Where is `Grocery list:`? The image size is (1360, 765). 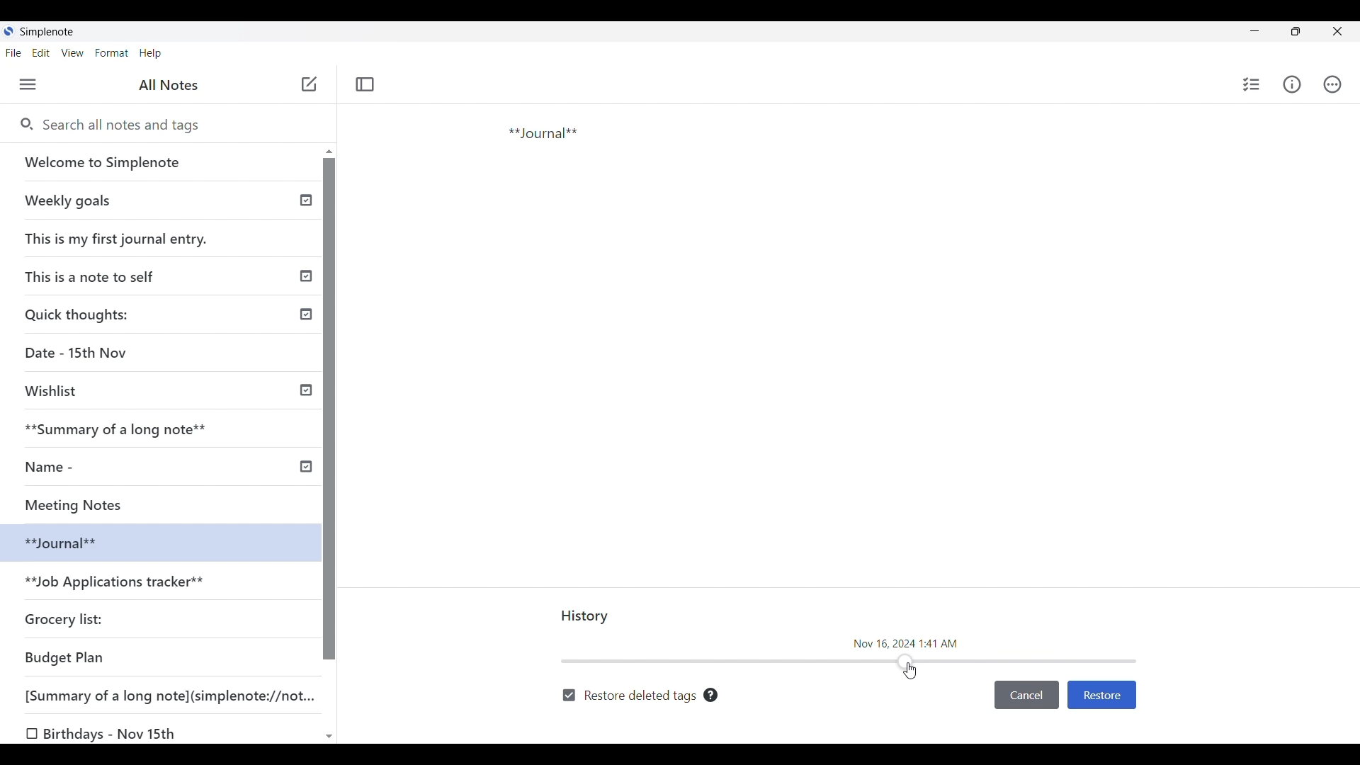 Grocery list: is located at coordinates (67, 618).